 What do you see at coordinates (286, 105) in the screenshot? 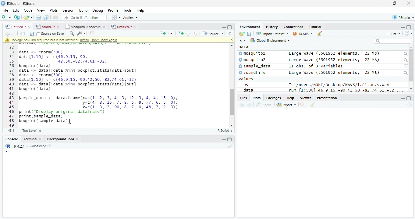
I see `Export` at bounding box center [286, 105].